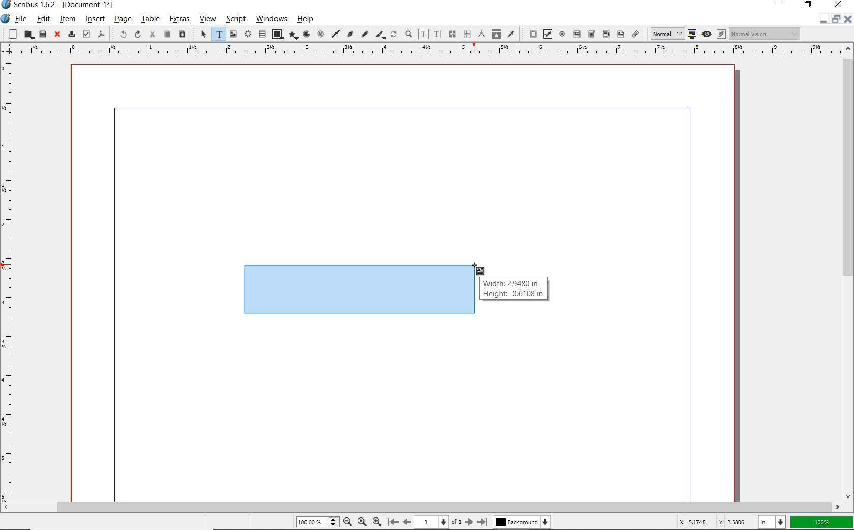 Image resolution: width=854 pixels, height=530 pixels. I want to click on polygon, so click(292, 36).